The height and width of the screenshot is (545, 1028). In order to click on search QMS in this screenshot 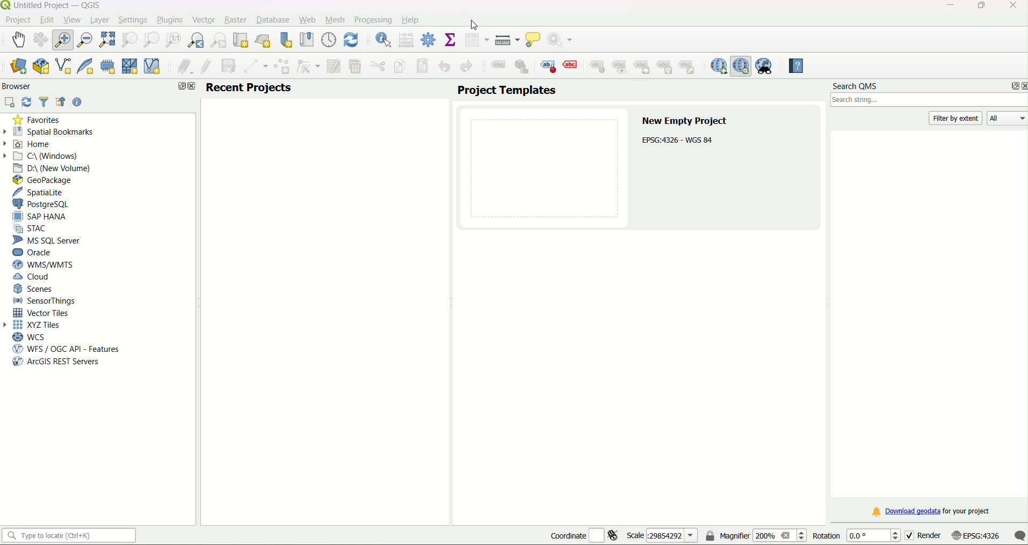, I will do `click(741, 66)`.